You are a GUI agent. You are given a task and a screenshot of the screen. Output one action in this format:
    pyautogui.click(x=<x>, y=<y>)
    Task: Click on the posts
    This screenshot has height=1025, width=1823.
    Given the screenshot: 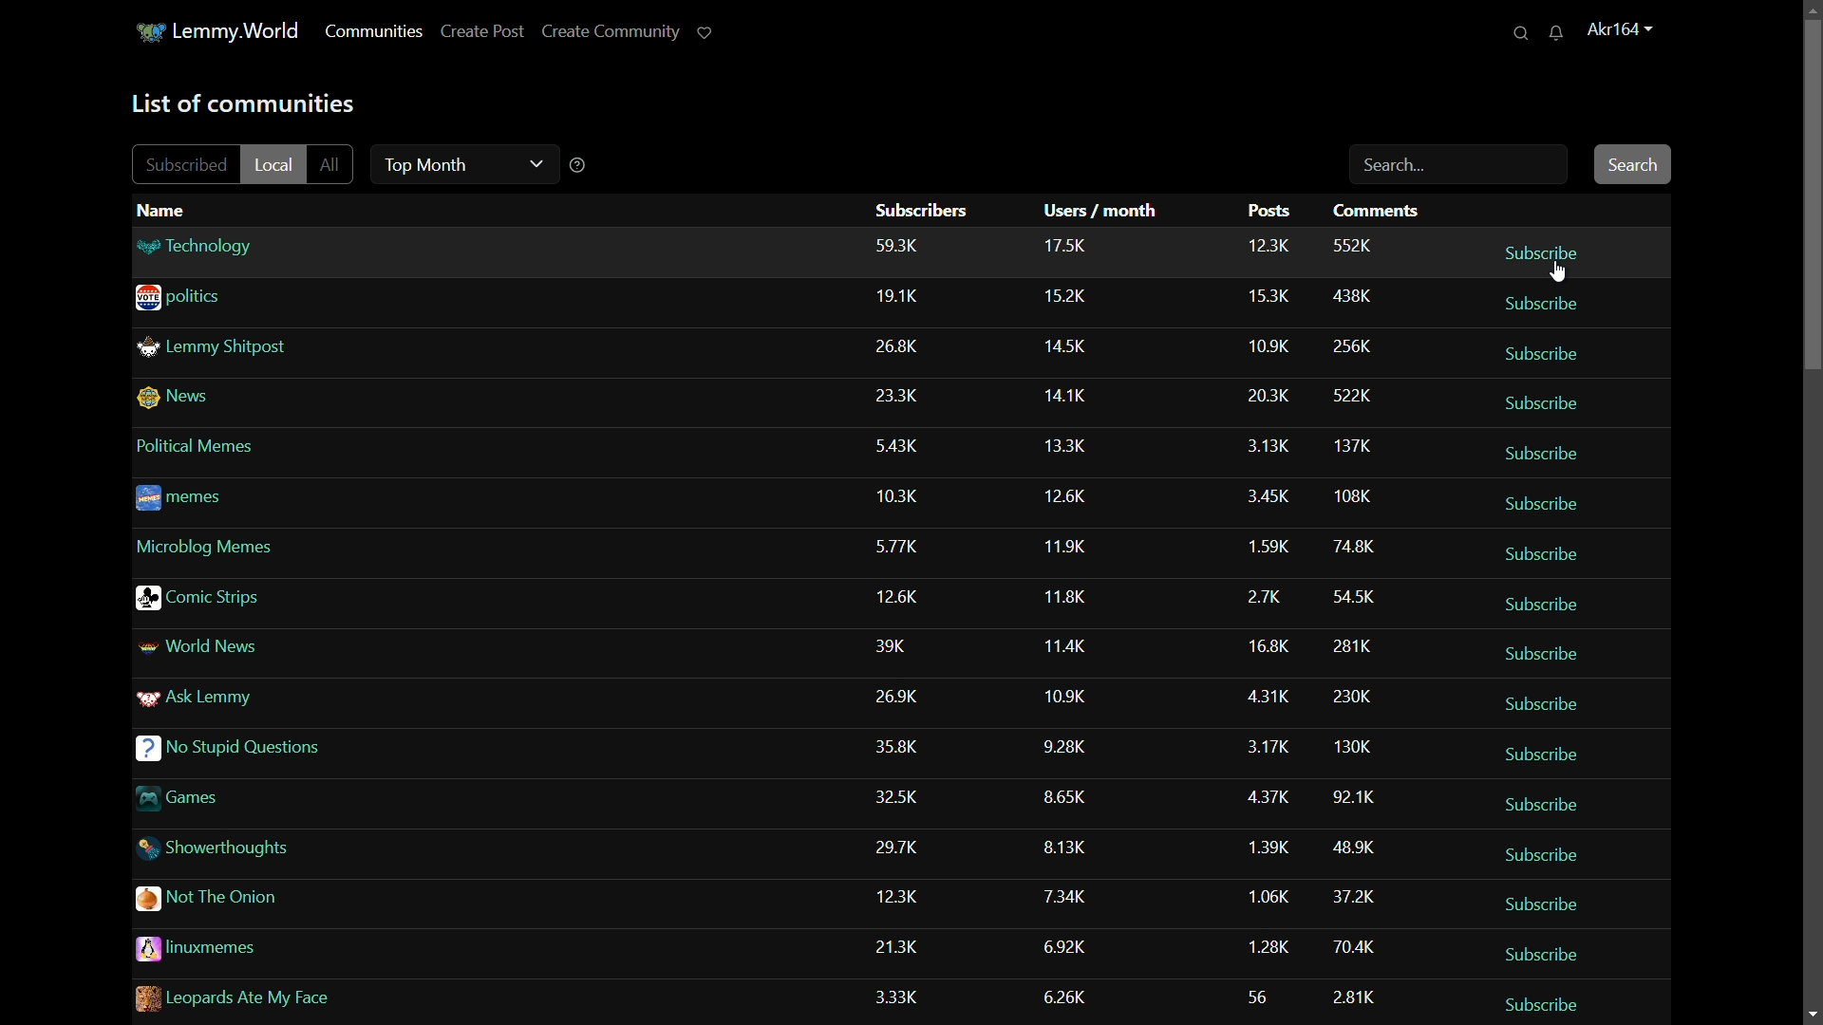 What is the action you would take?
    pyautogui.click(x=1267, y=641)
    